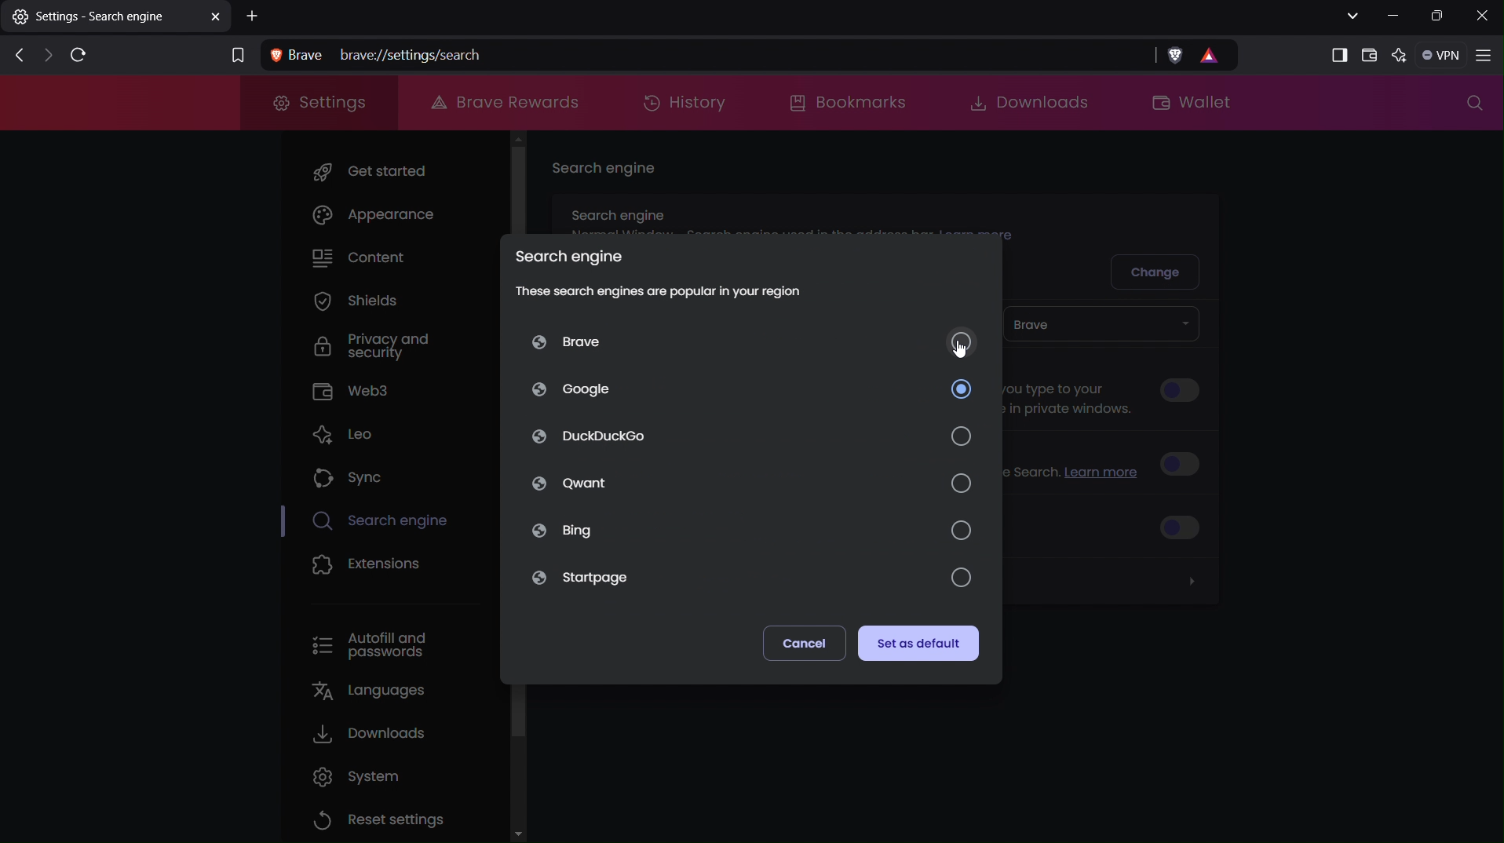 This screenshot has width=1504, height=843. Describe the element at coordinates (660, 290) in the screenshot. I see `These search engines are popular in your region` at that location.